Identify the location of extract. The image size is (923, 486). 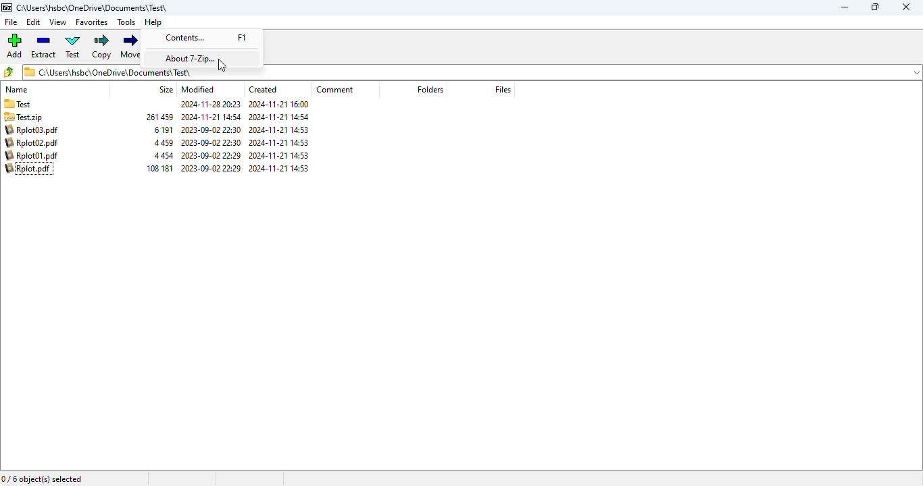
(43, 46).